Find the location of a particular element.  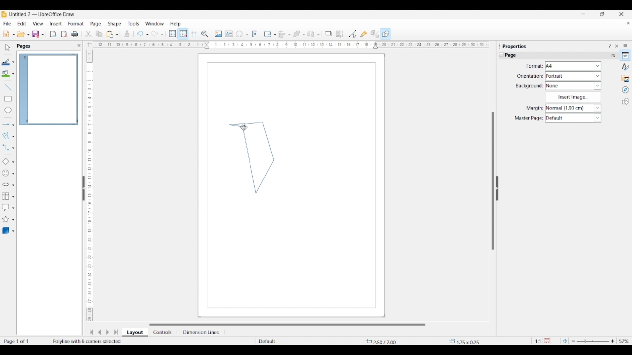

Close left sidebar is located at coordinates (79, 45).